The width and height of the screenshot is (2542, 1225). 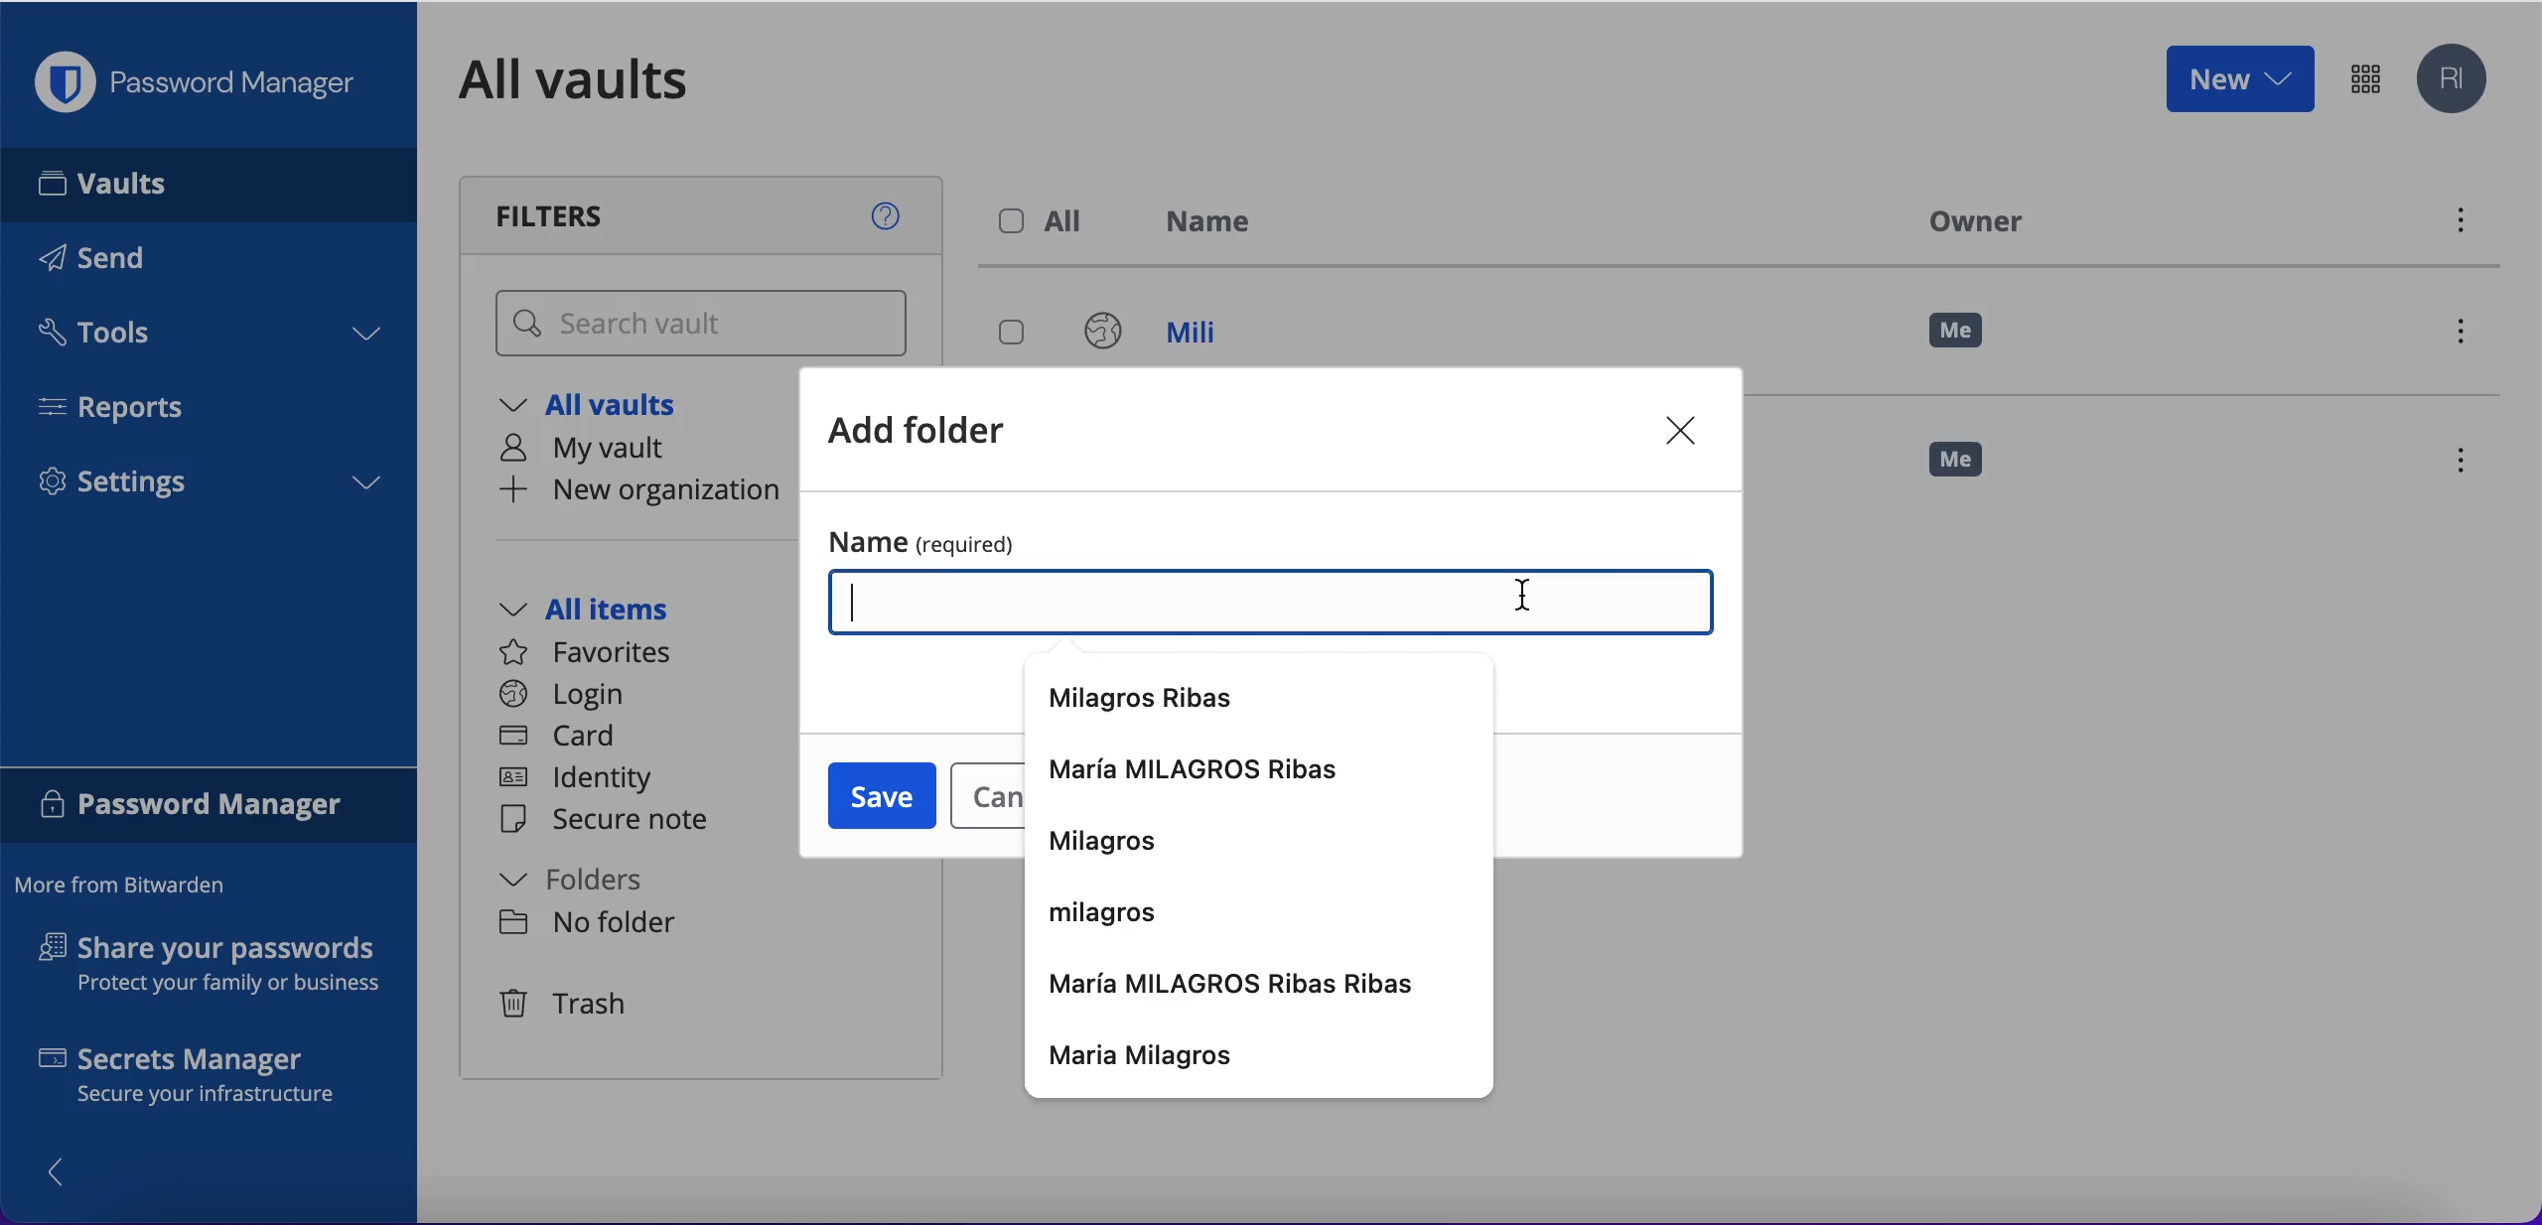 I want to click on maria milagros ribas, so click(x=1206, y=770).